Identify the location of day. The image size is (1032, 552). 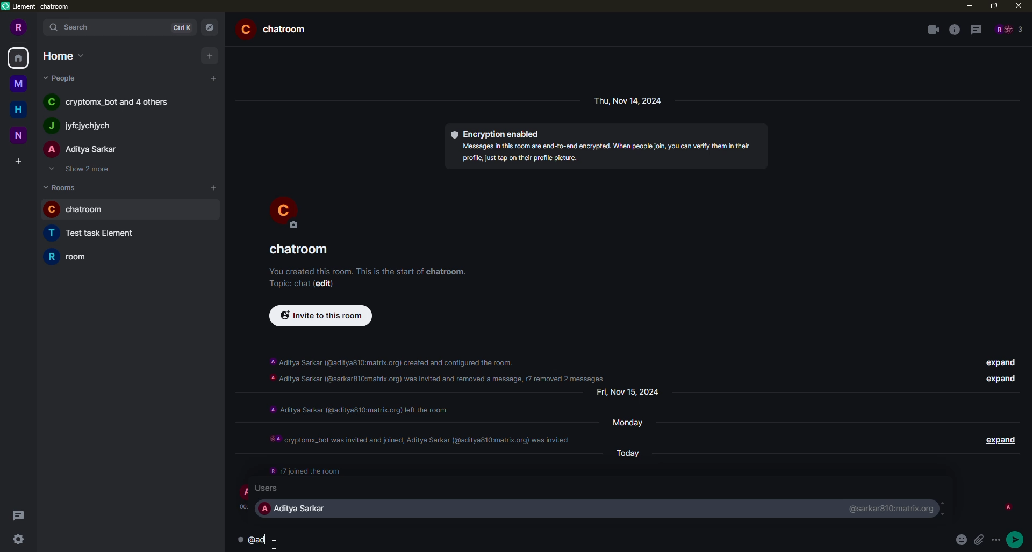
(633, 392).